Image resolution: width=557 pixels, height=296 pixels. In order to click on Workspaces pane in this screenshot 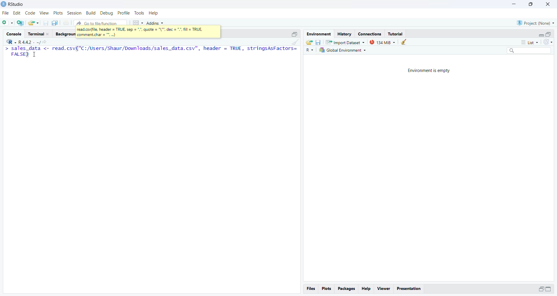, I will do `click(138, 23)`.